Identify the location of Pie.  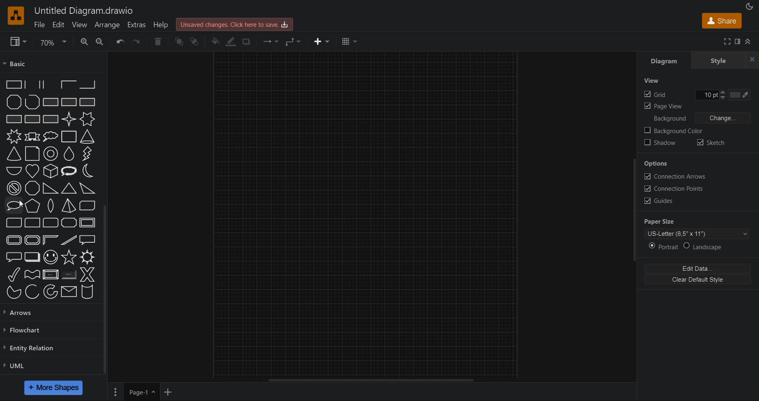
(13, 292).